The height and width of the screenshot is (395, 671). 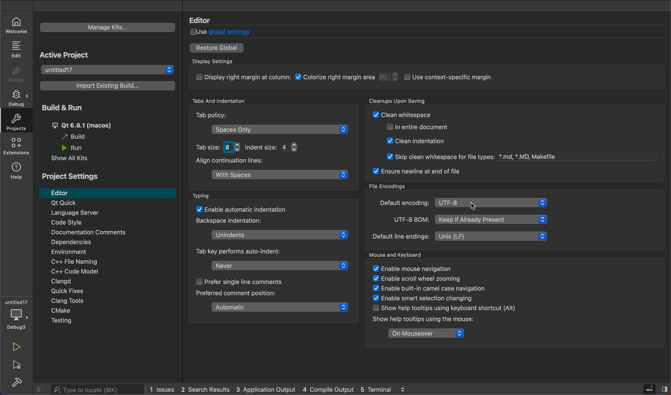 What do you see at coordinates (408, 77) in the screenshot?
I see `display setings` at bounding box center [408, 77].